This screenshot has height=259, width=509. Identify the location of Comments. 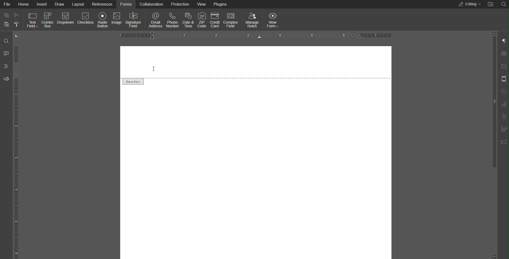
(6, 53).